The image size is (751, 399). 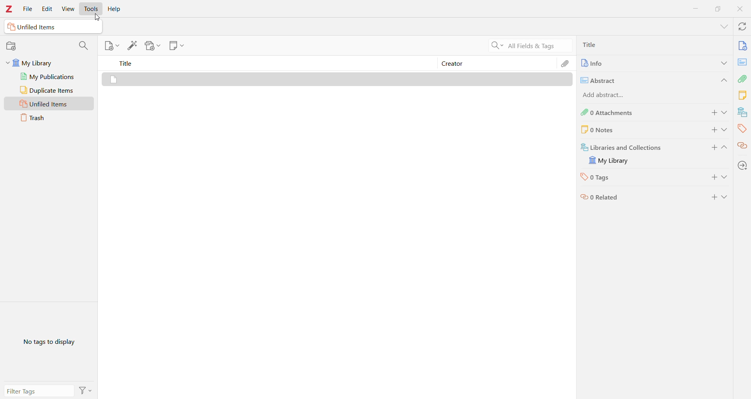 What do you see at coordinates (725, 177) in the screenshot?
I see `Expand Section` at bounding box center [725, 177].